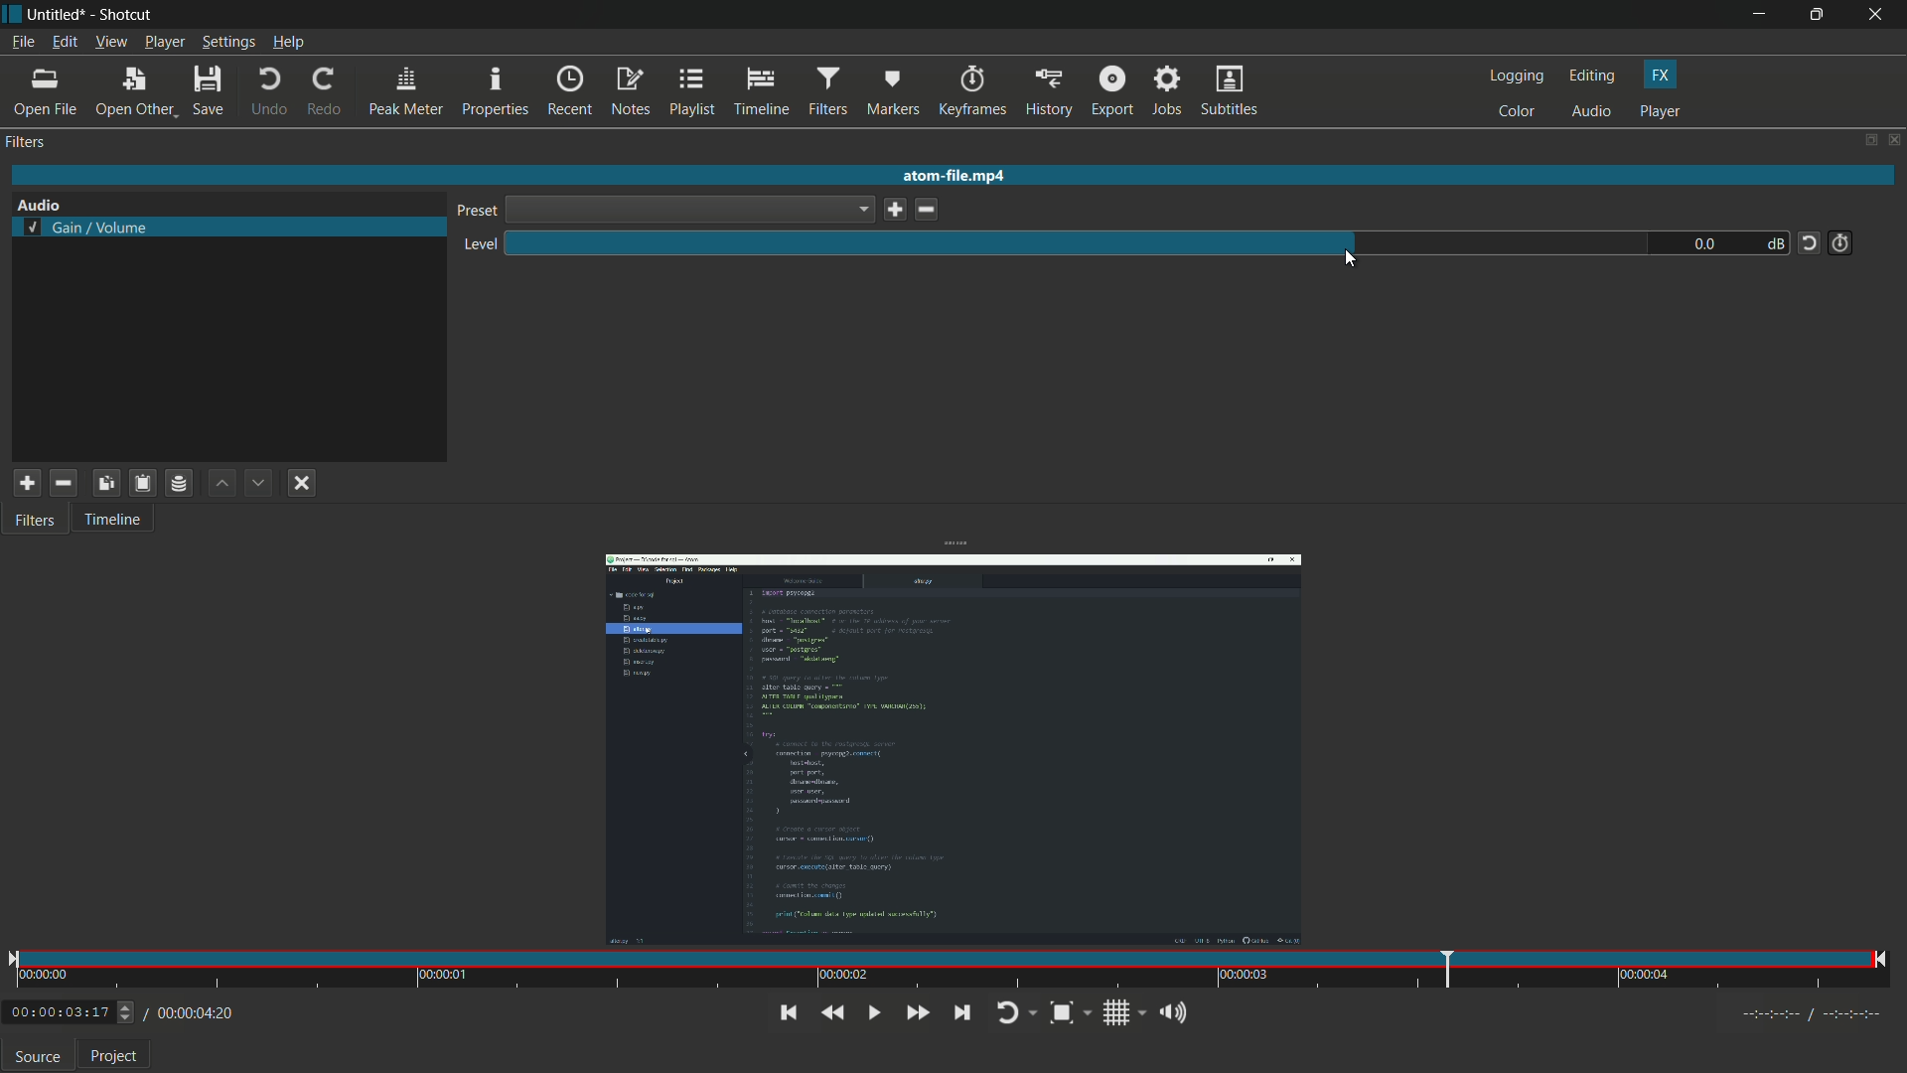 The width and height of the screenshot is (1907, 1073). Describe the element at coordinates (958, 177) in the screenshot. I see `atom-file.mp4 (imported video name)` at that location.